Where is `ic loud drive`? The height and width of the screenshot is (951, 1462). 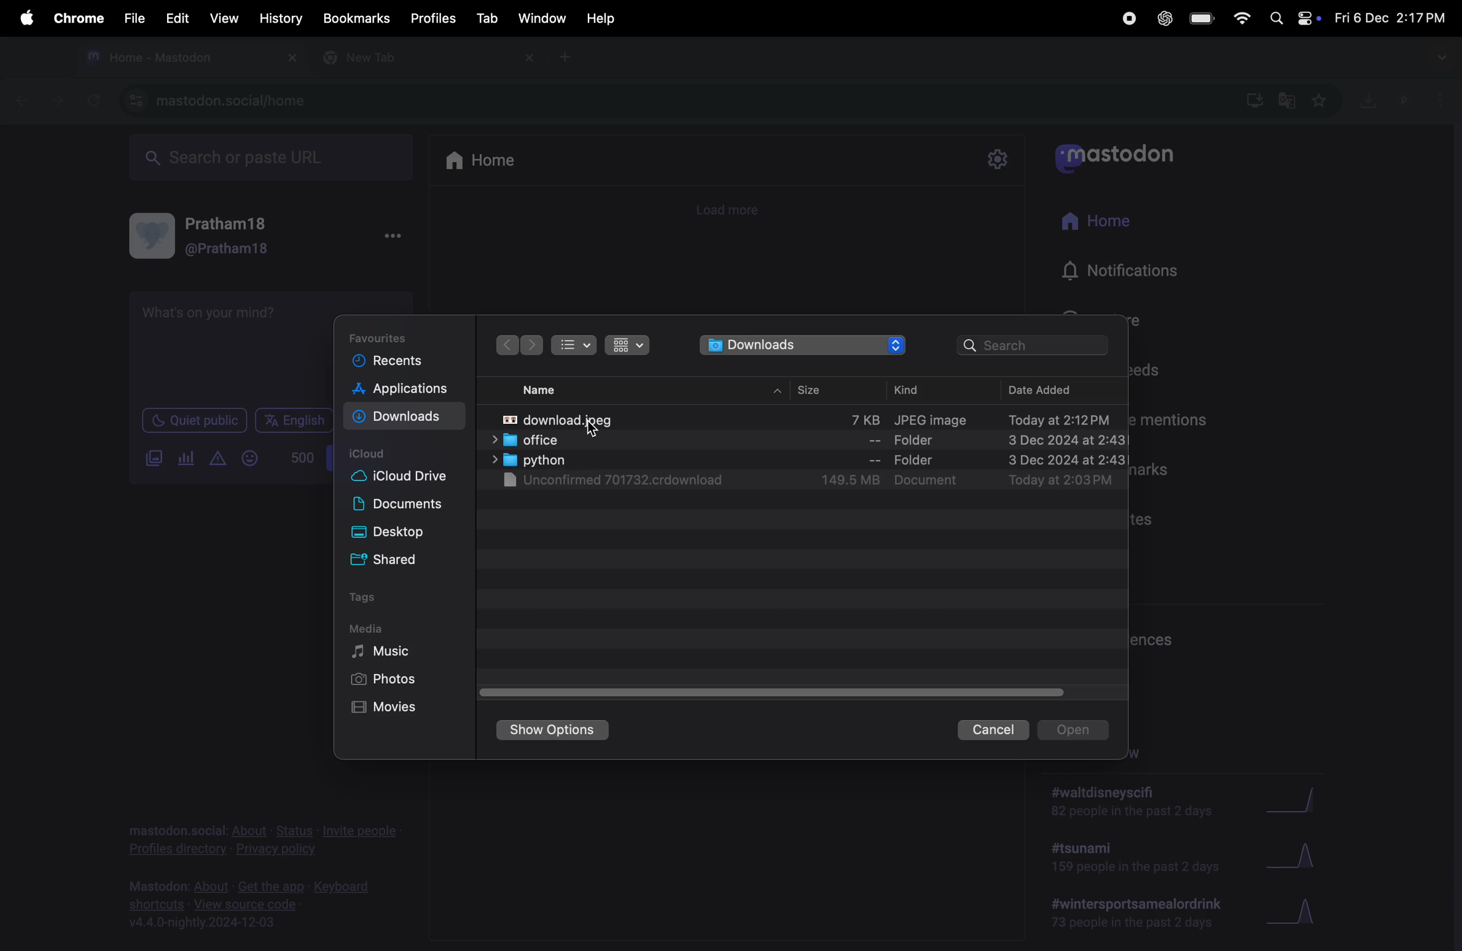
ic loud drive is located at coordinates (401, 478).